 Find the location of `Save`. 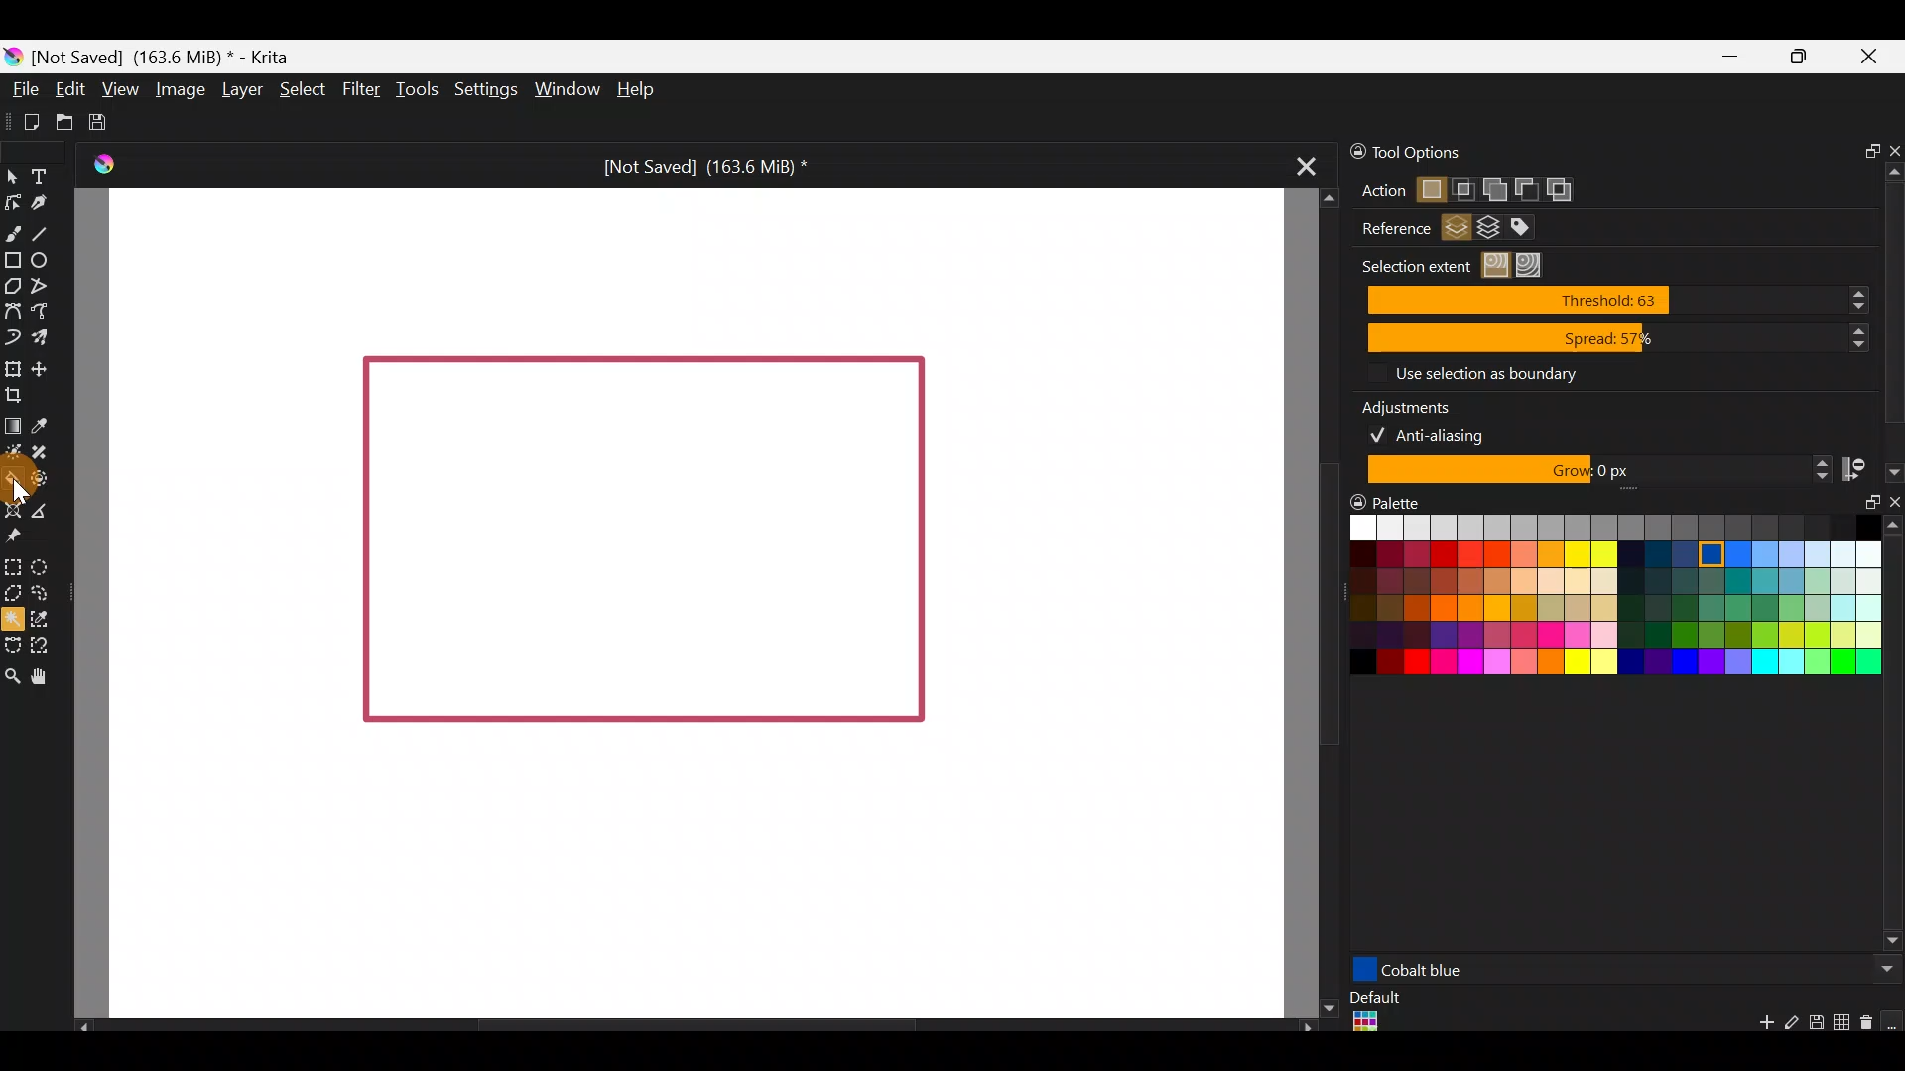

Save is located at coordinates (104, 123).